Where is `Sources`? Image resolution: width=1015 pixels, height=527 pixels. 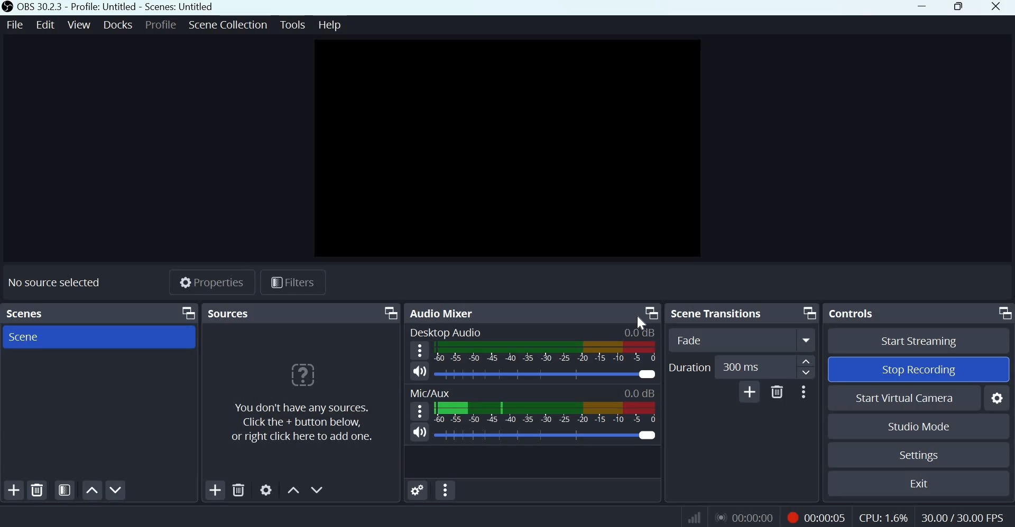 Sources is located at coordinates (270, 313).